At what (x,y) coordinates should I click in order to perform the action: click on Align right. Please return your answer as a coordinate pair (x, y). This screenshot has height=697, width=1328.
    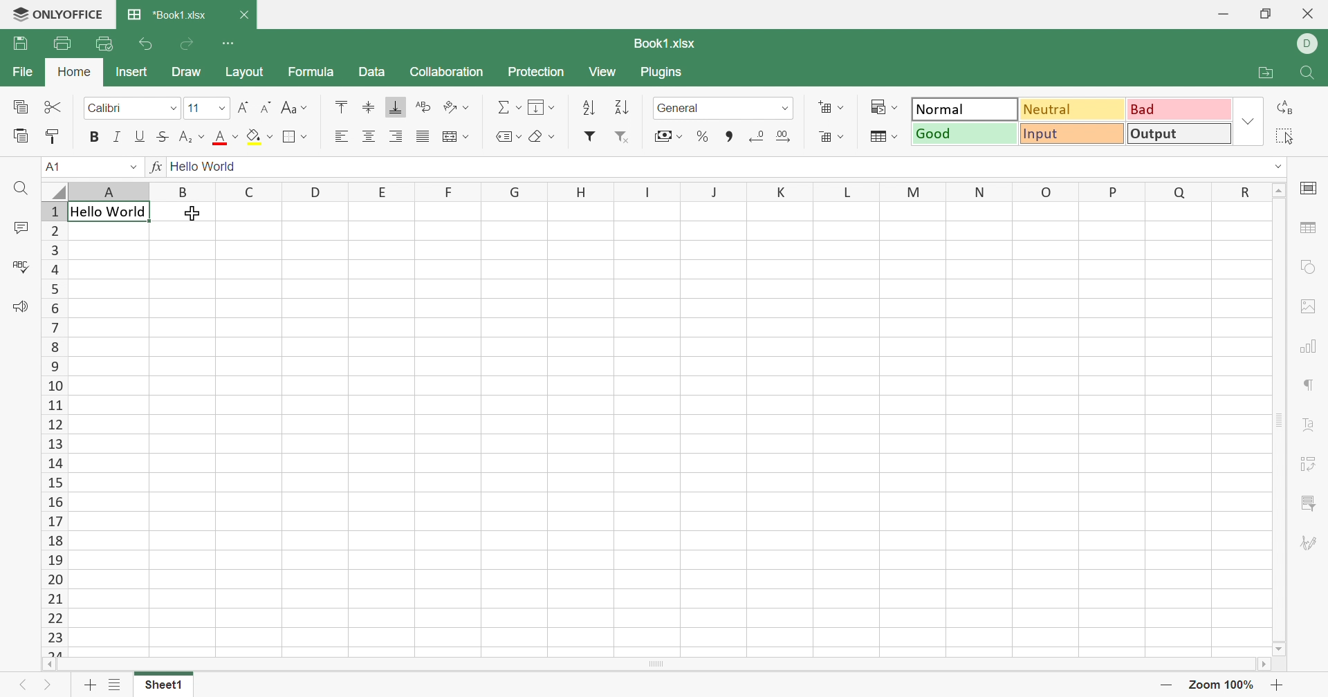
    Looking at the image, I should click on (397, 138).